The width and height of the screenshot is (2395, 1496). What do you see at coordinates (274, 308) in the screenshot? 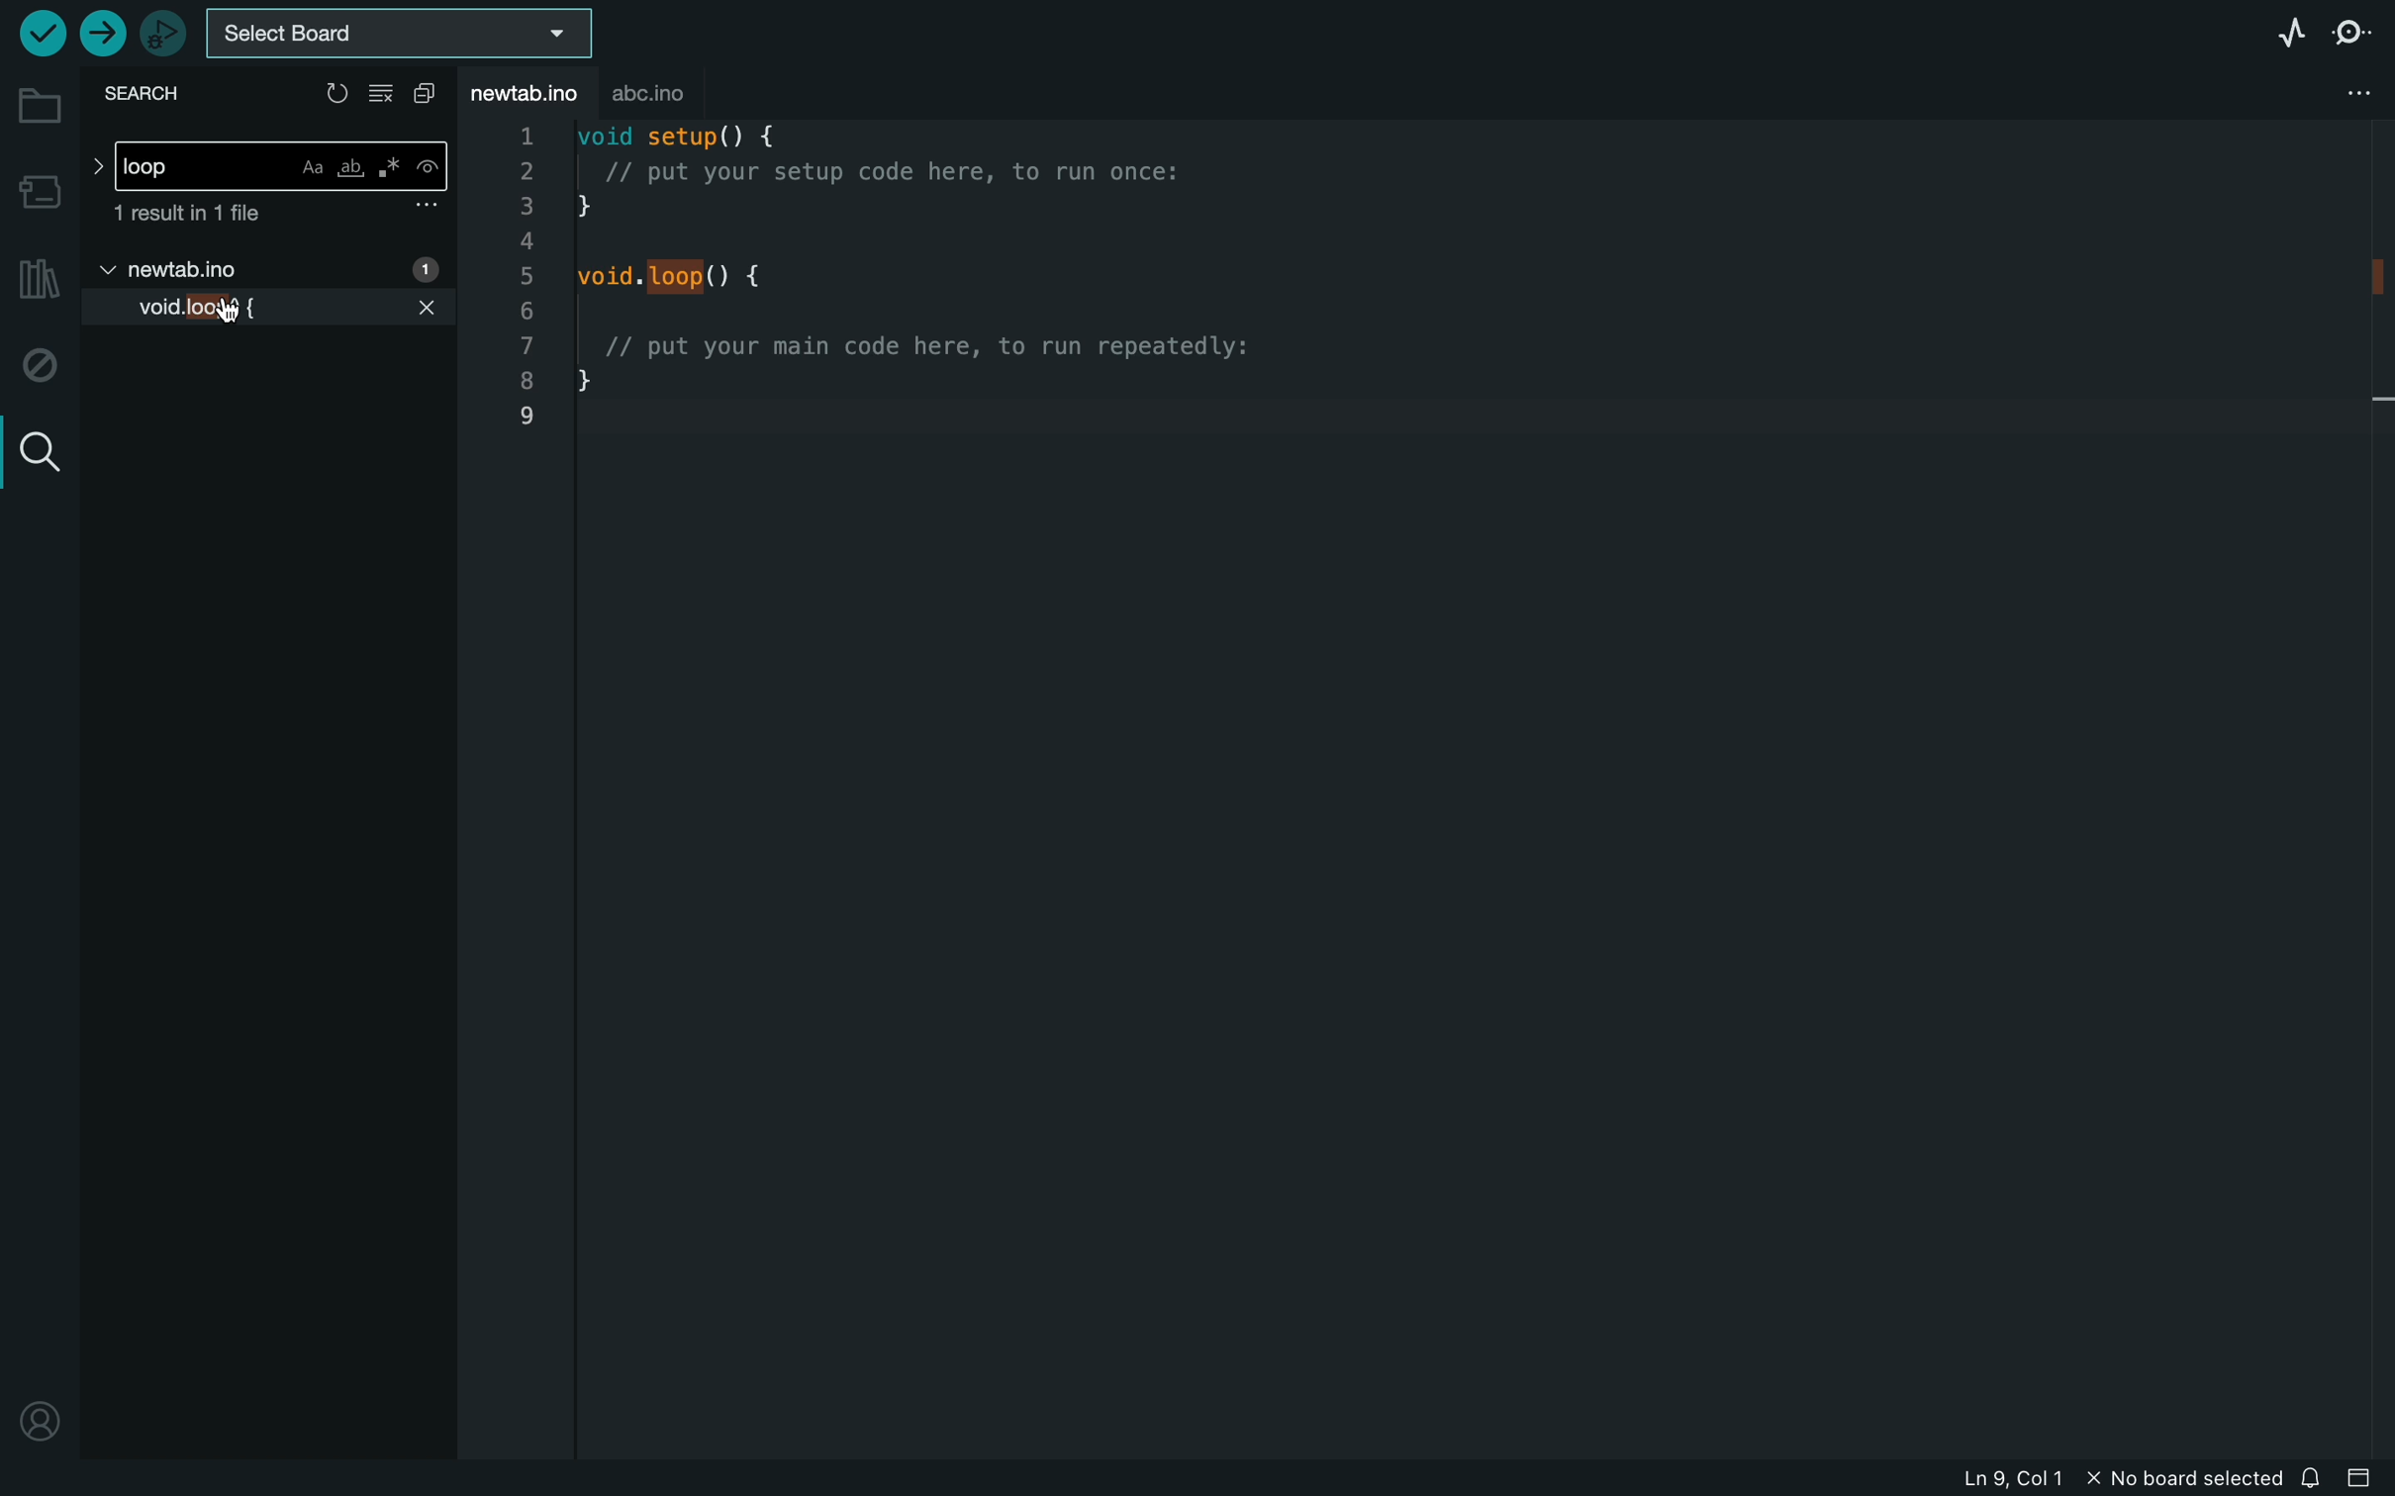
I see `search list` at bounding box center [274, 308].